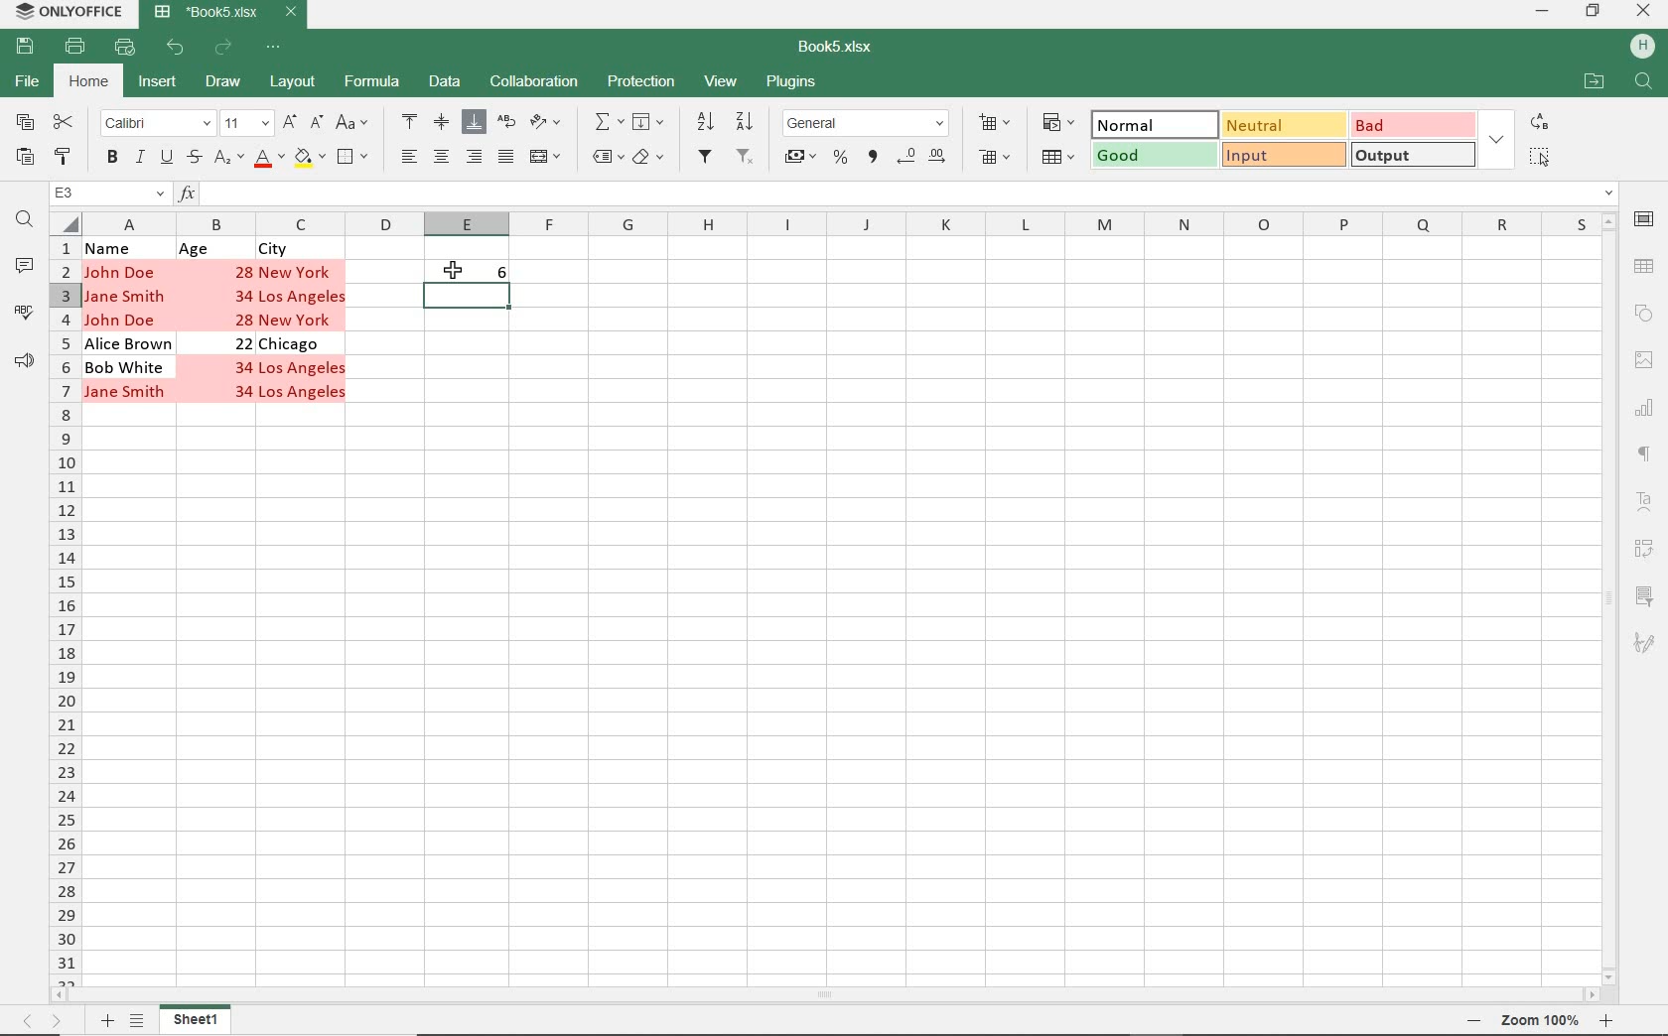  What do you see at coordinates (125, 320) in the screenshot?
I see `John Doe` at bounding box center [125, 320].